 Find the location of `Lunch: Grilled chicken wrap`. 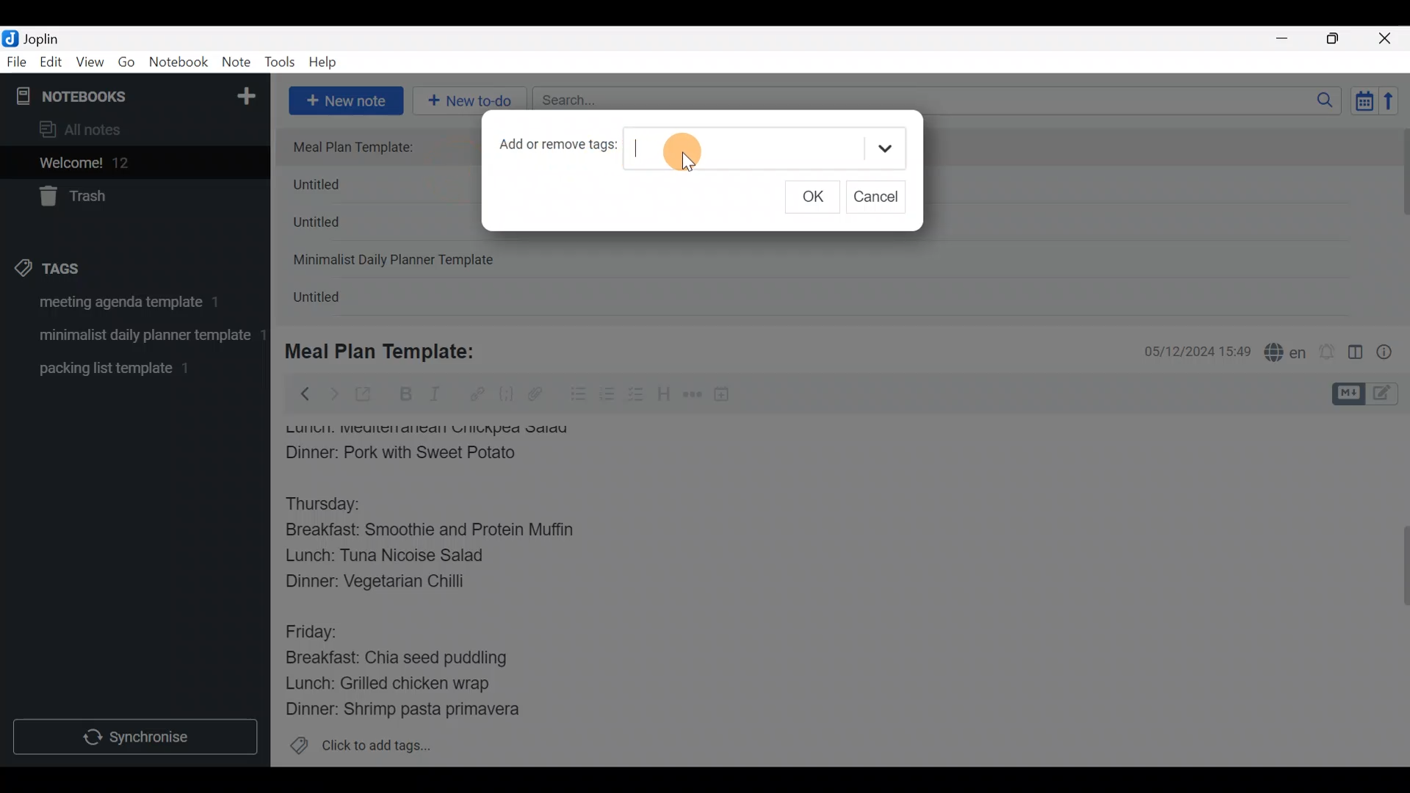

Lunch: Grilled chicken wrap is located at coordinates (386, 683).